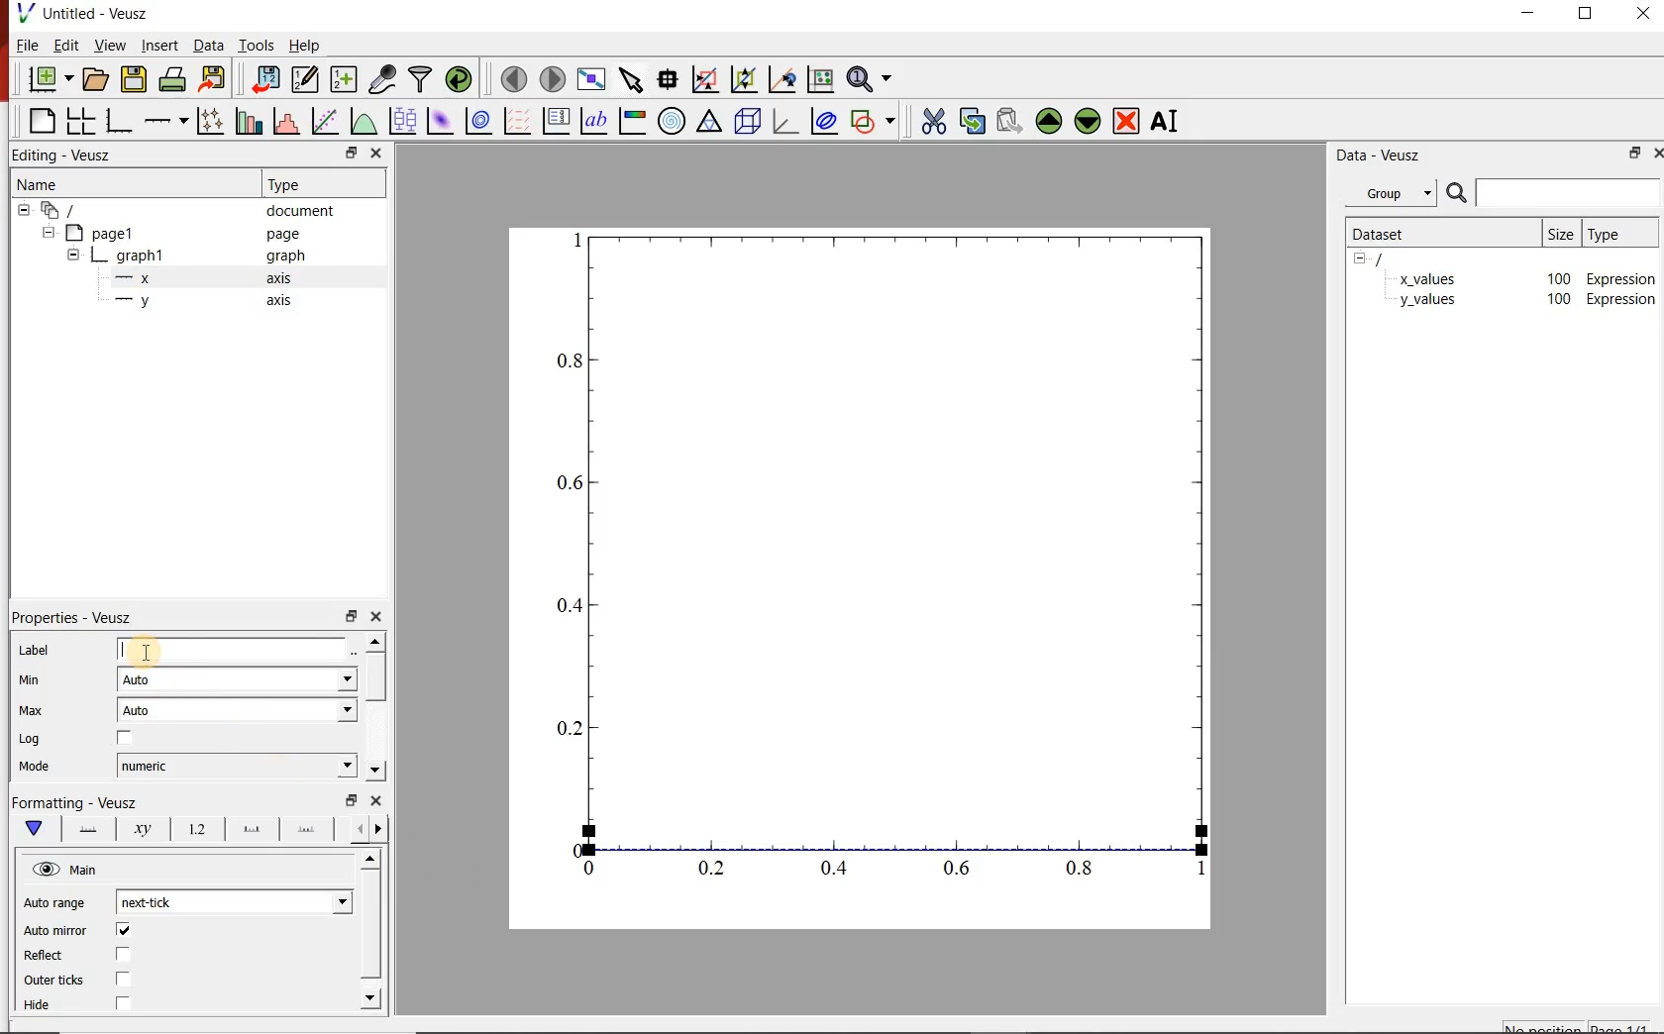  I want to click on click to recenter graph axes, so click(781, 80).